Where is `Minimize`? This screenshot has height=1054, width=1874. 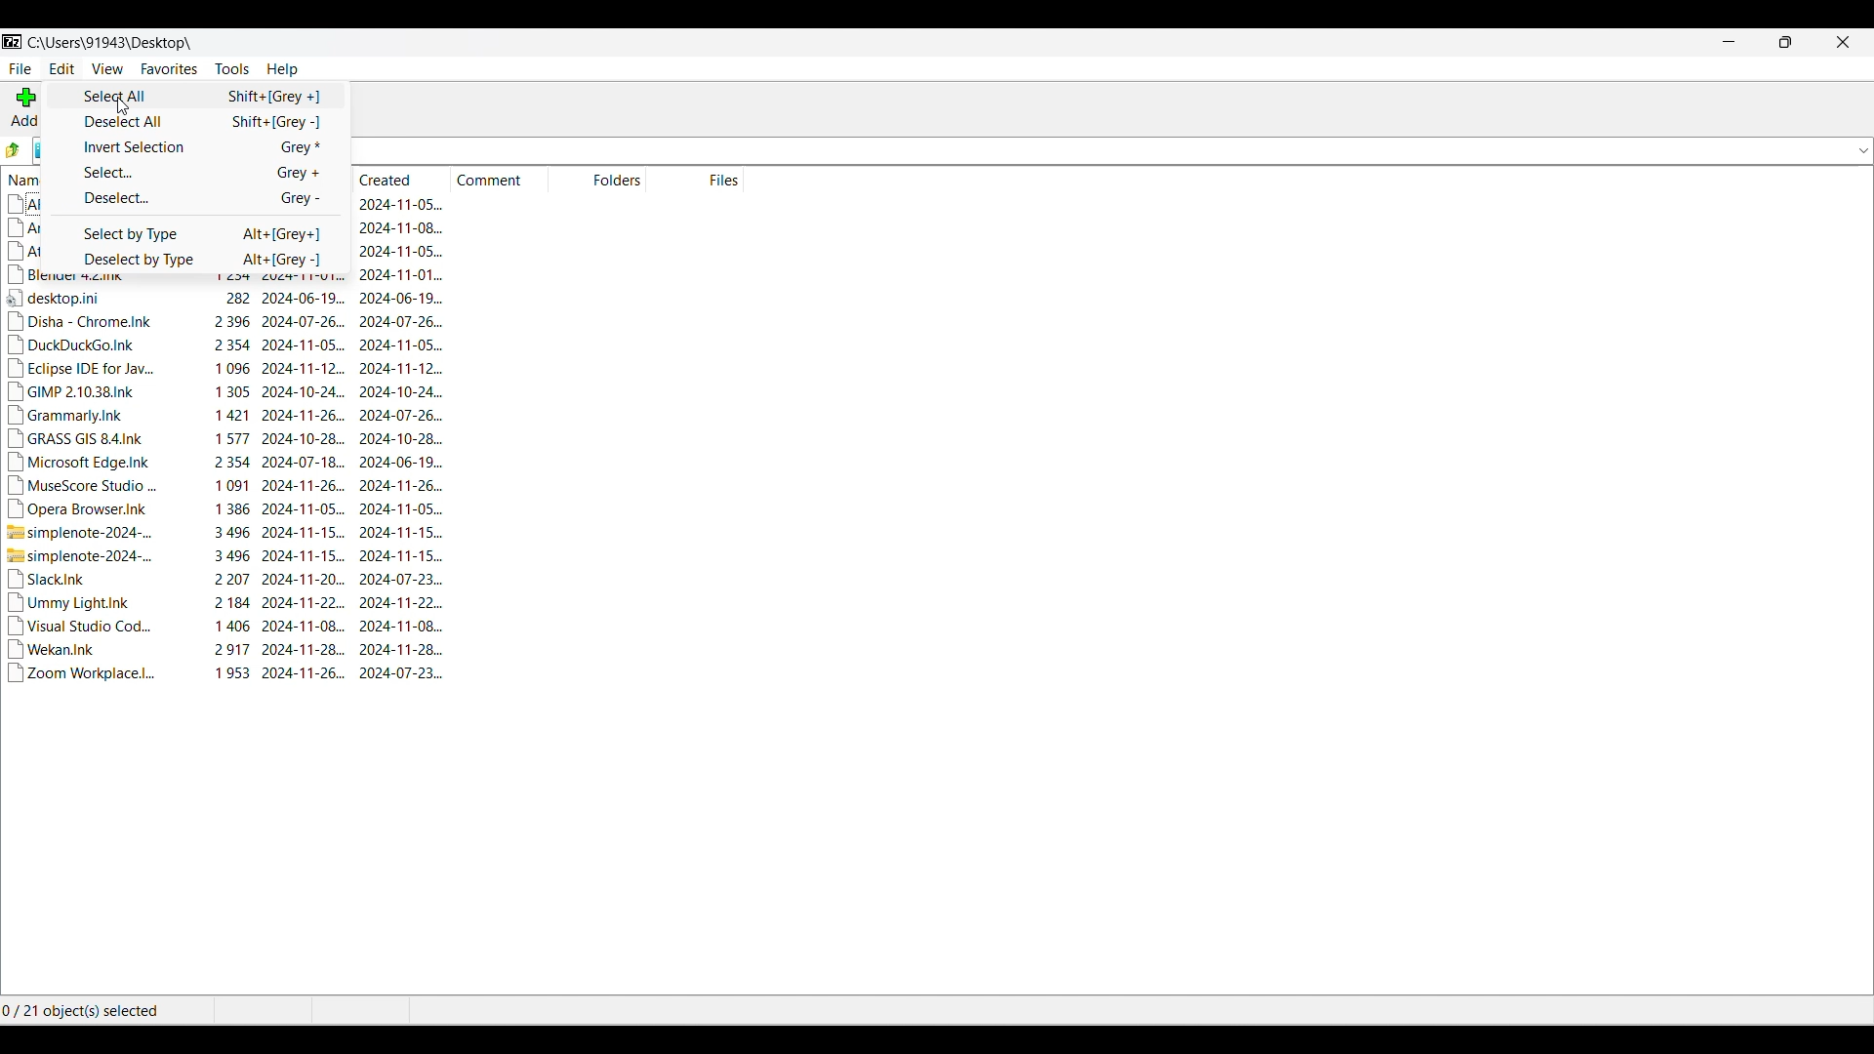
Minimize is located at coordinates (1730, 42).